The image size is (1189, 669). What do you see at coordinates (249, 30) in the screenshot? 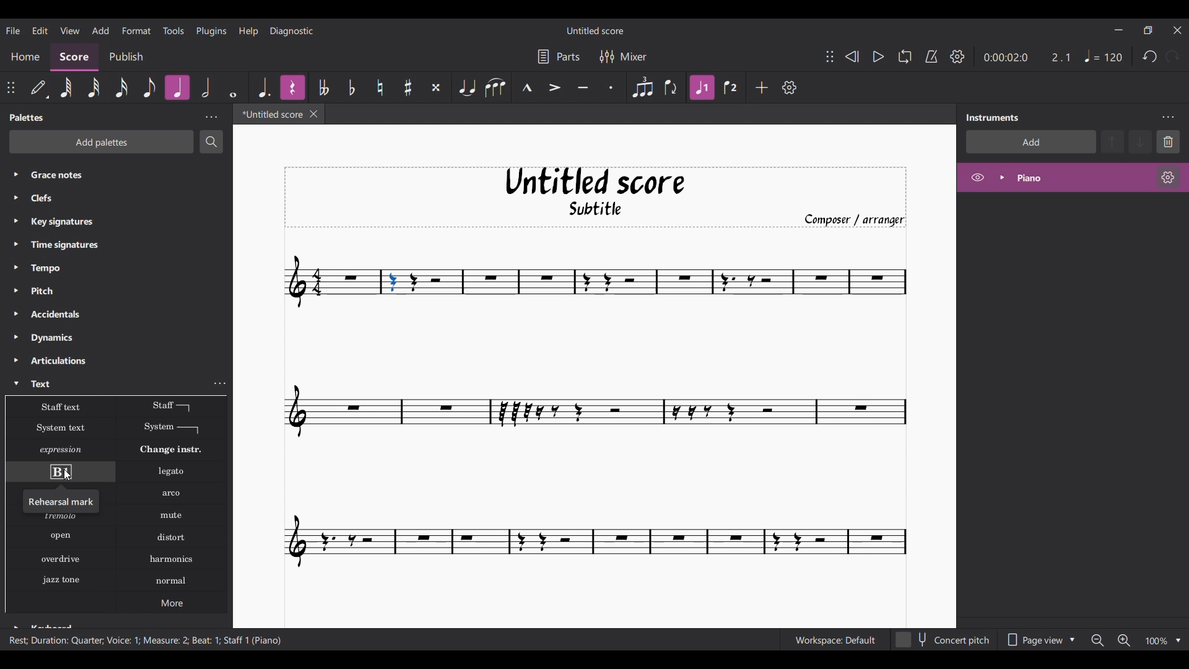
I see `Help menu` at bounding box center [249, 30].